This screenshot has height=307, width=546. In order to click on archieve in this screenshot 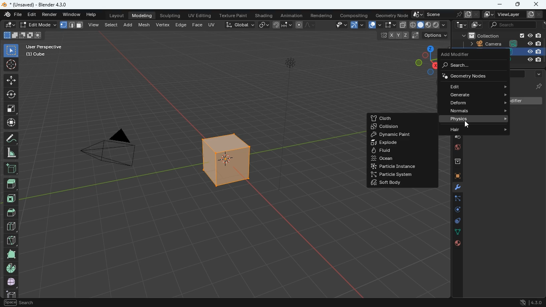, I will do `click(454, 162)`.